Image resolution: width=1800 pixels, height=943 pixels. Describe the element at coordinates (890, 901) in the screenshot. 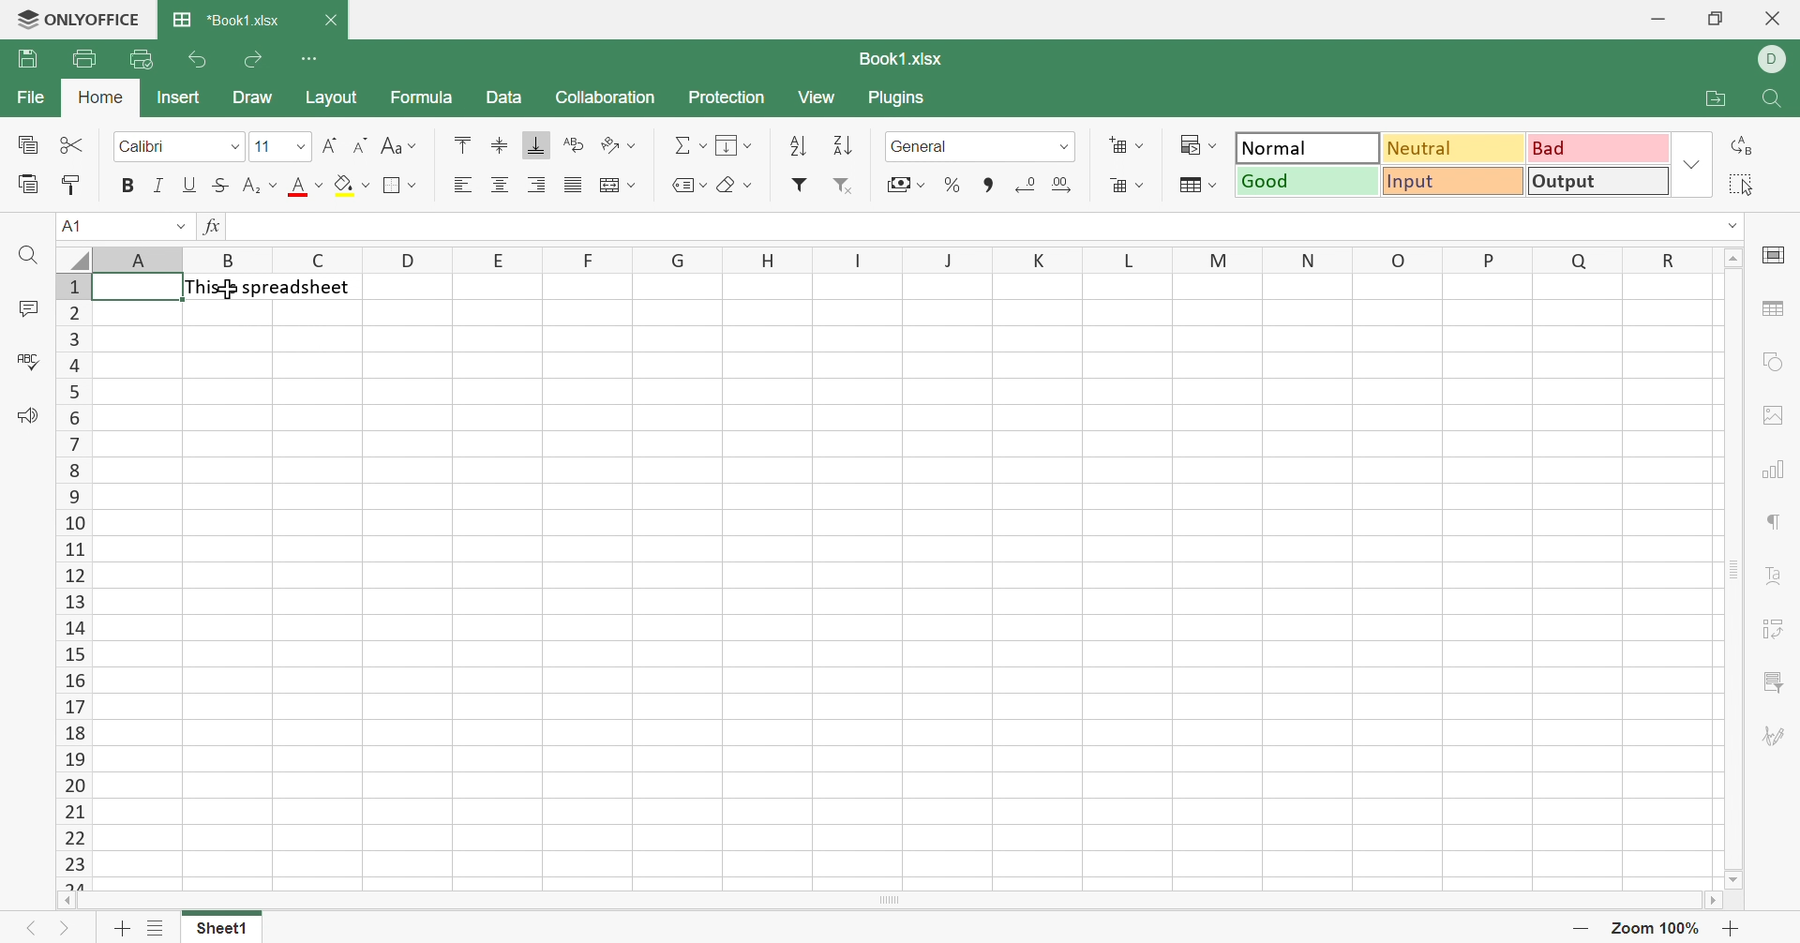

I see `Scroll Bar` at that location.